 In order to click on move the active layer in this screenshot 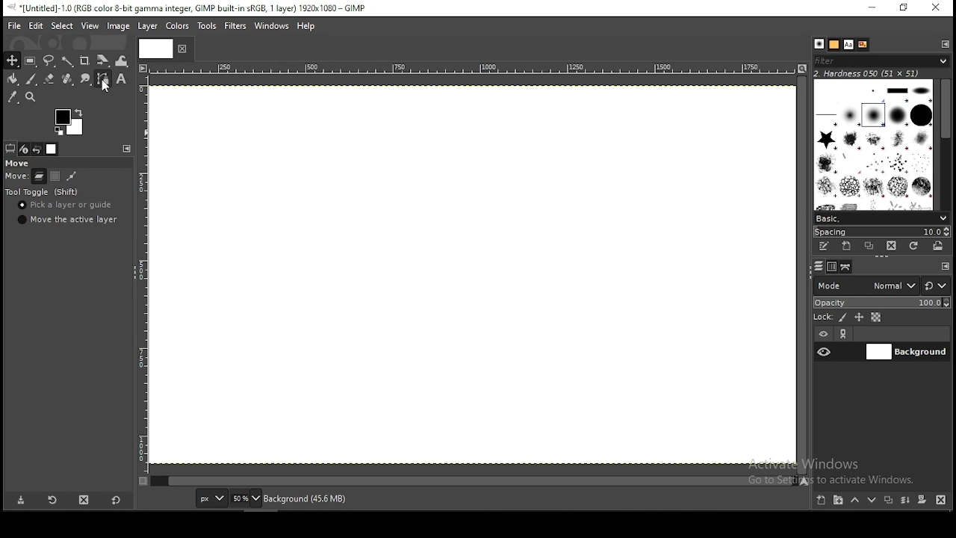, I will do `click(66, 221)`.